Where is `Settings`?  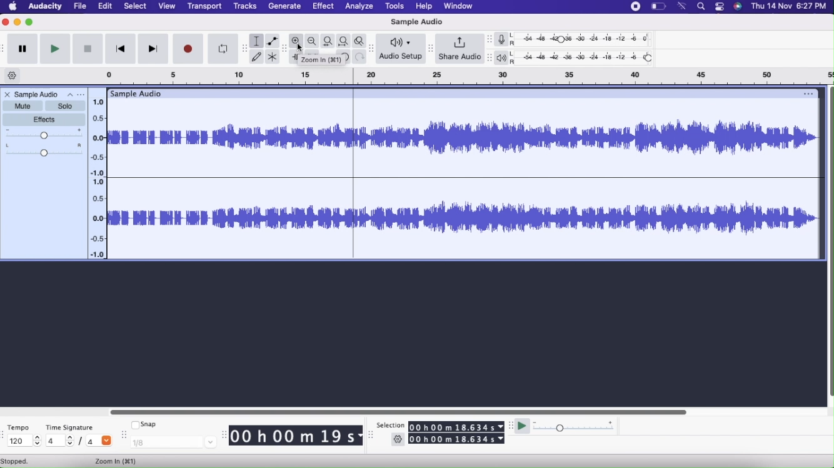
Settings is located at coordinates (398, 439).